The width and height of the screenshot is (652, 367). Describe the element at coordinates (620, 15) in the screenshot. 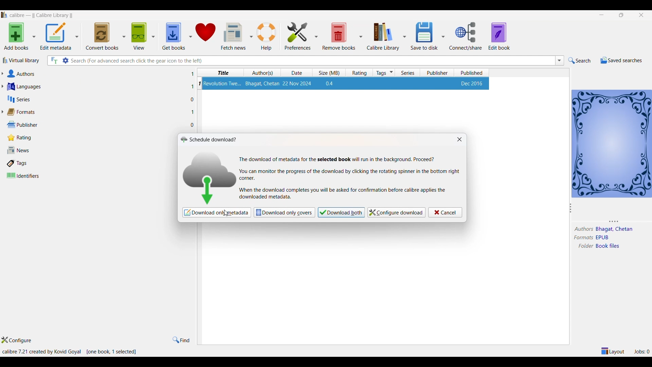

I see `maximize` at that location.